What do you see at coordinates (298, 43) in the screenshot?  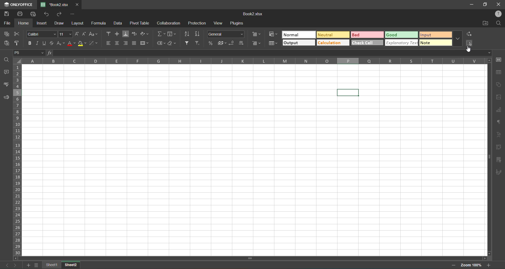 I see `output` at bounding box center [298, 43].